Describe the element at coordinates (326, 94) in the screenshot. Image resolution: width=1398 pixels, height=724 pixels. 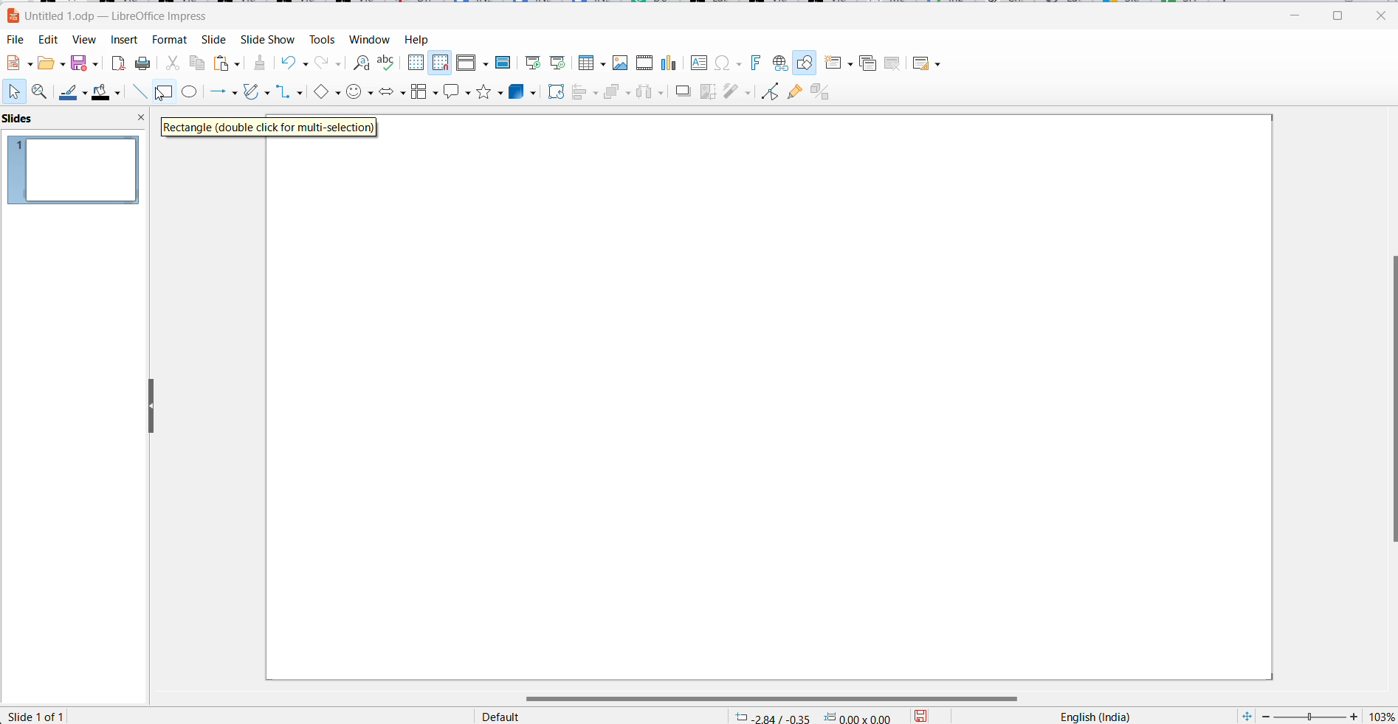
I see `basic shapes` at that location.